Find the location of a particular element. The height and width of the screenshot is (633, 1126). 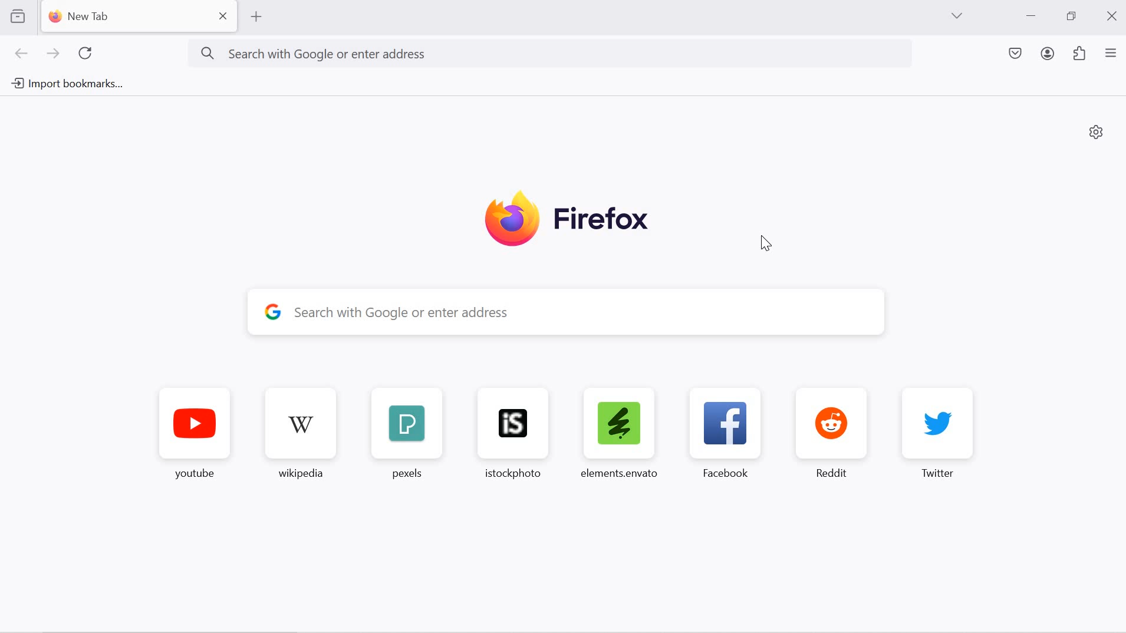

Firefox Logo is located at coordinates (563, 218).